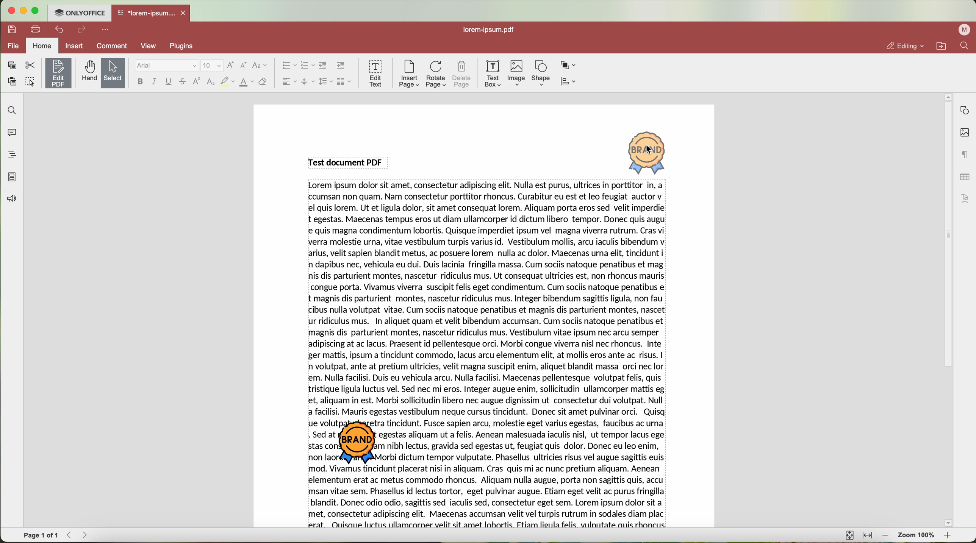  What do you see at coordinates (10, 131) in the screenshot?
I see `comments` at bounding box center [10, 131].